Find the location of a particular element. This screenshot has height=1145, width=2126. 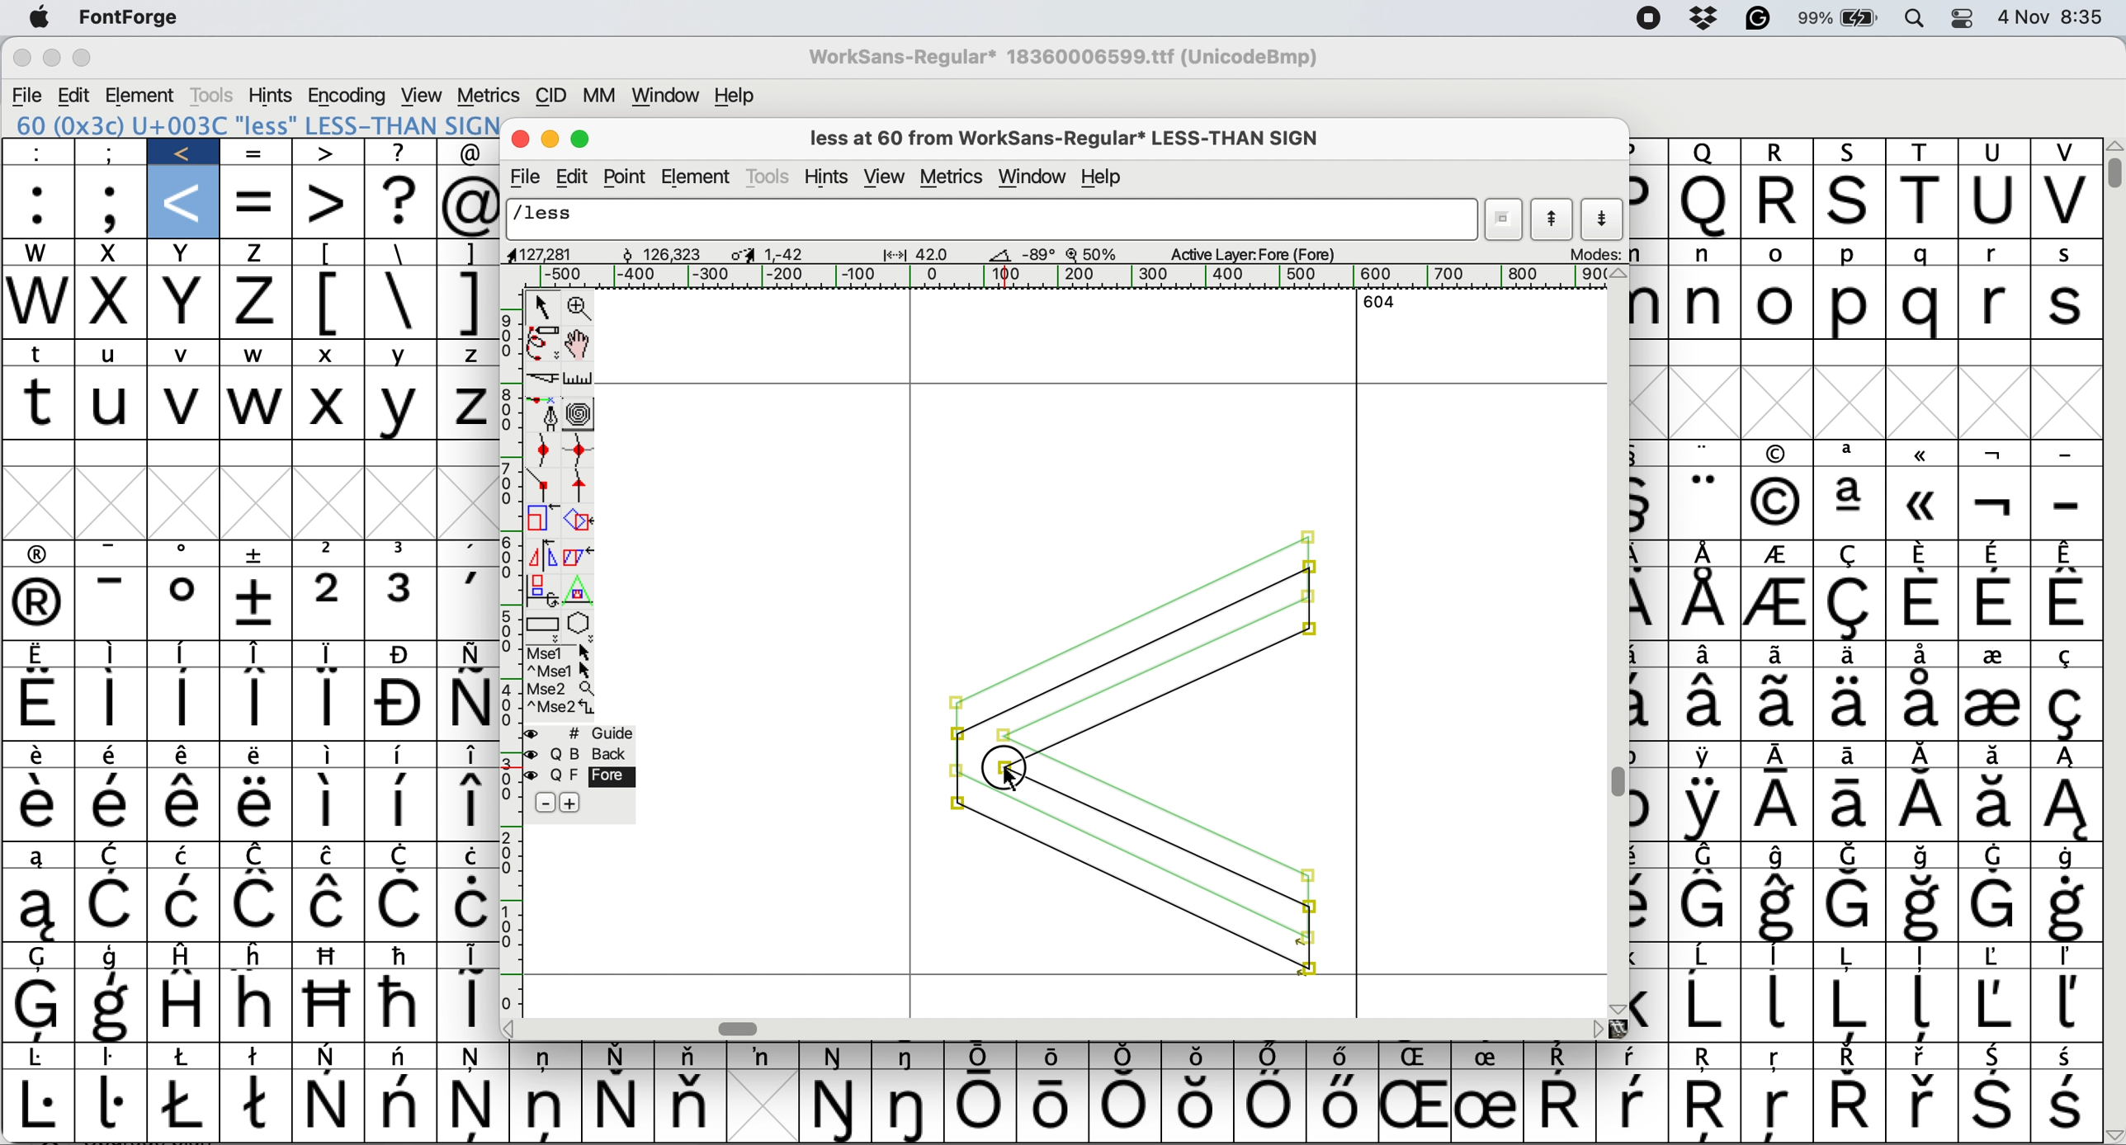

Symbol is located at coordinates (41, 957).